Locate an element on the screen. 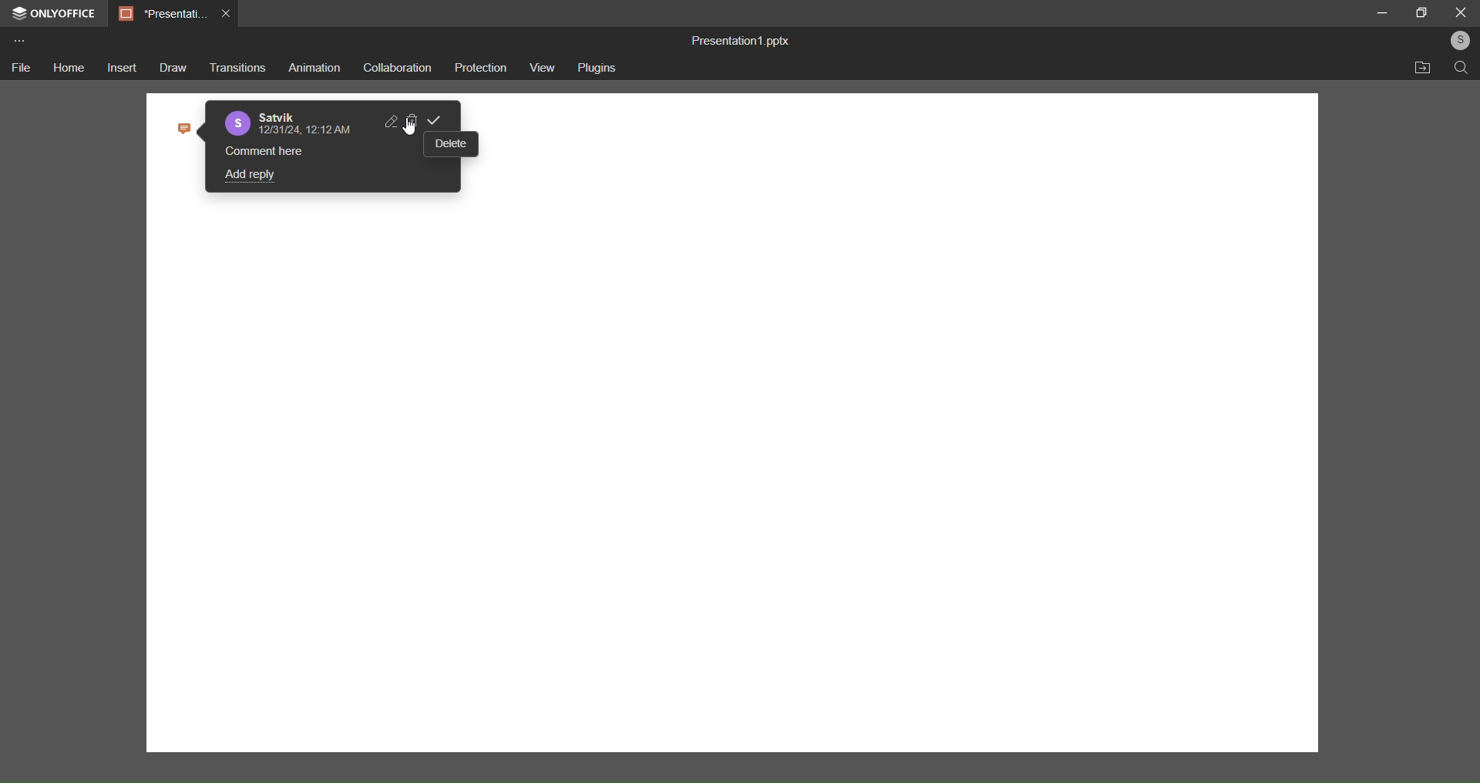  transition is located at coordinates (236, 66).